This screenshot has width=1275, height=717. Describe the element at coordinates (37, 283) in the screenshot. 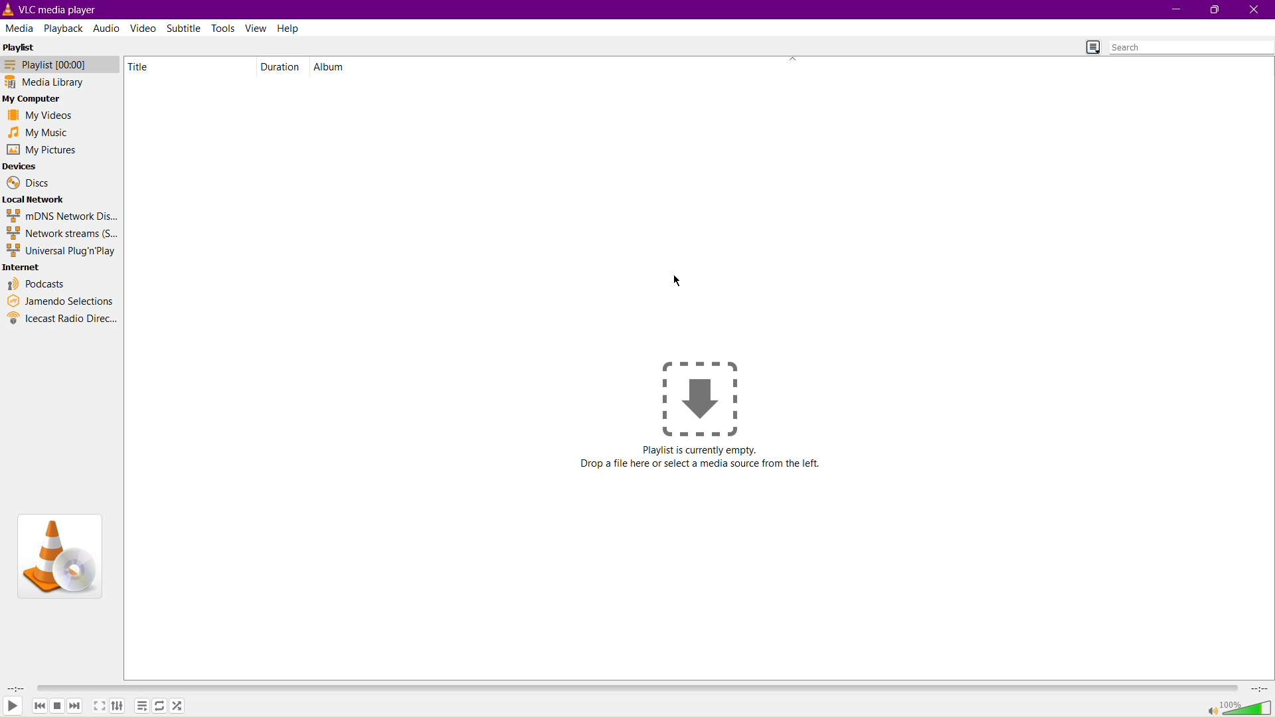

I see `Podcasts` at that location.